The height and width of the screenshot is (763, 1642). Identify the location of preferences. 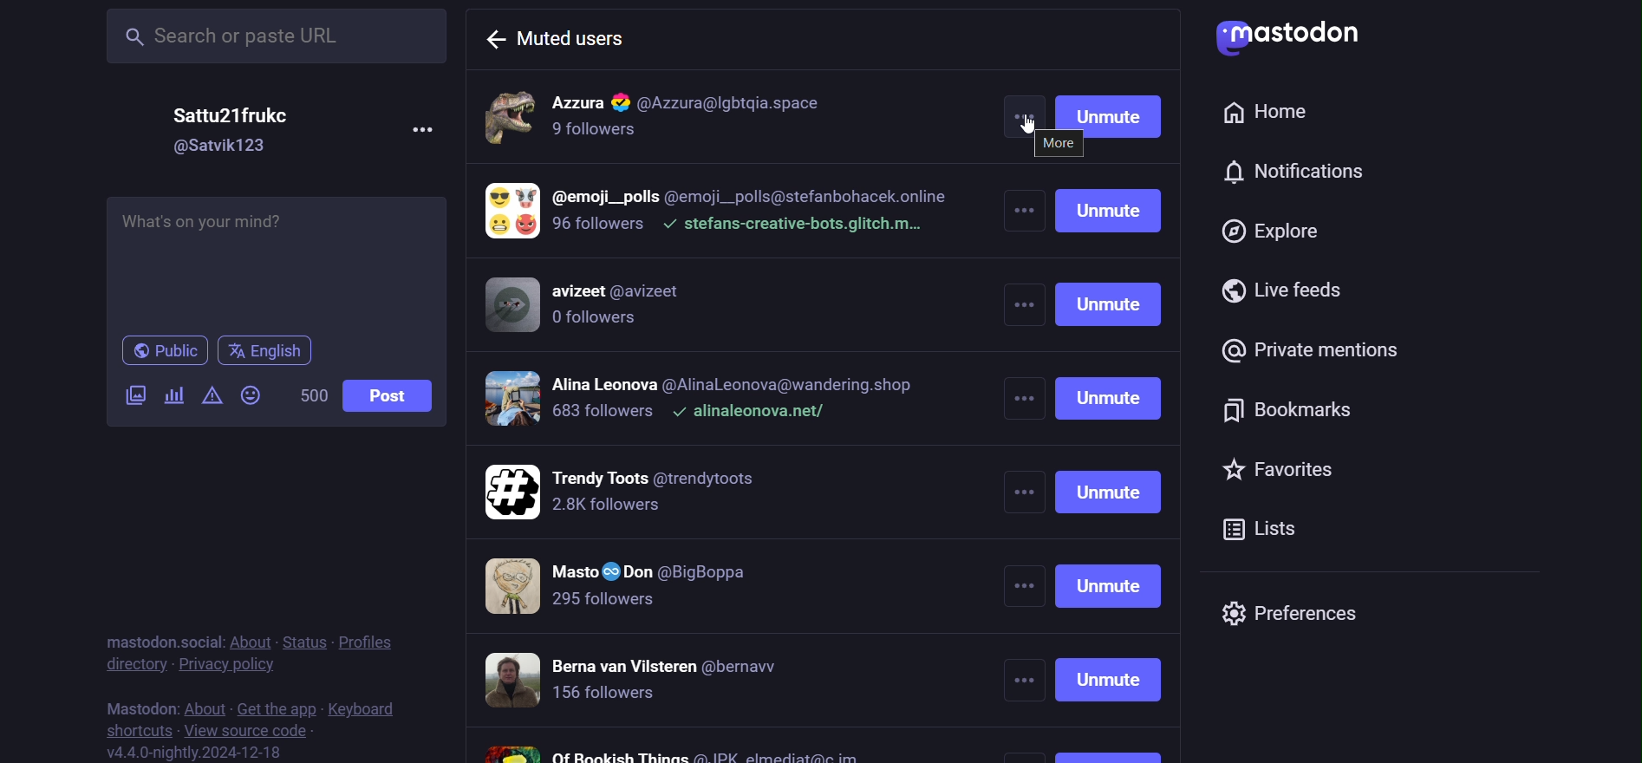
(1296, 613).